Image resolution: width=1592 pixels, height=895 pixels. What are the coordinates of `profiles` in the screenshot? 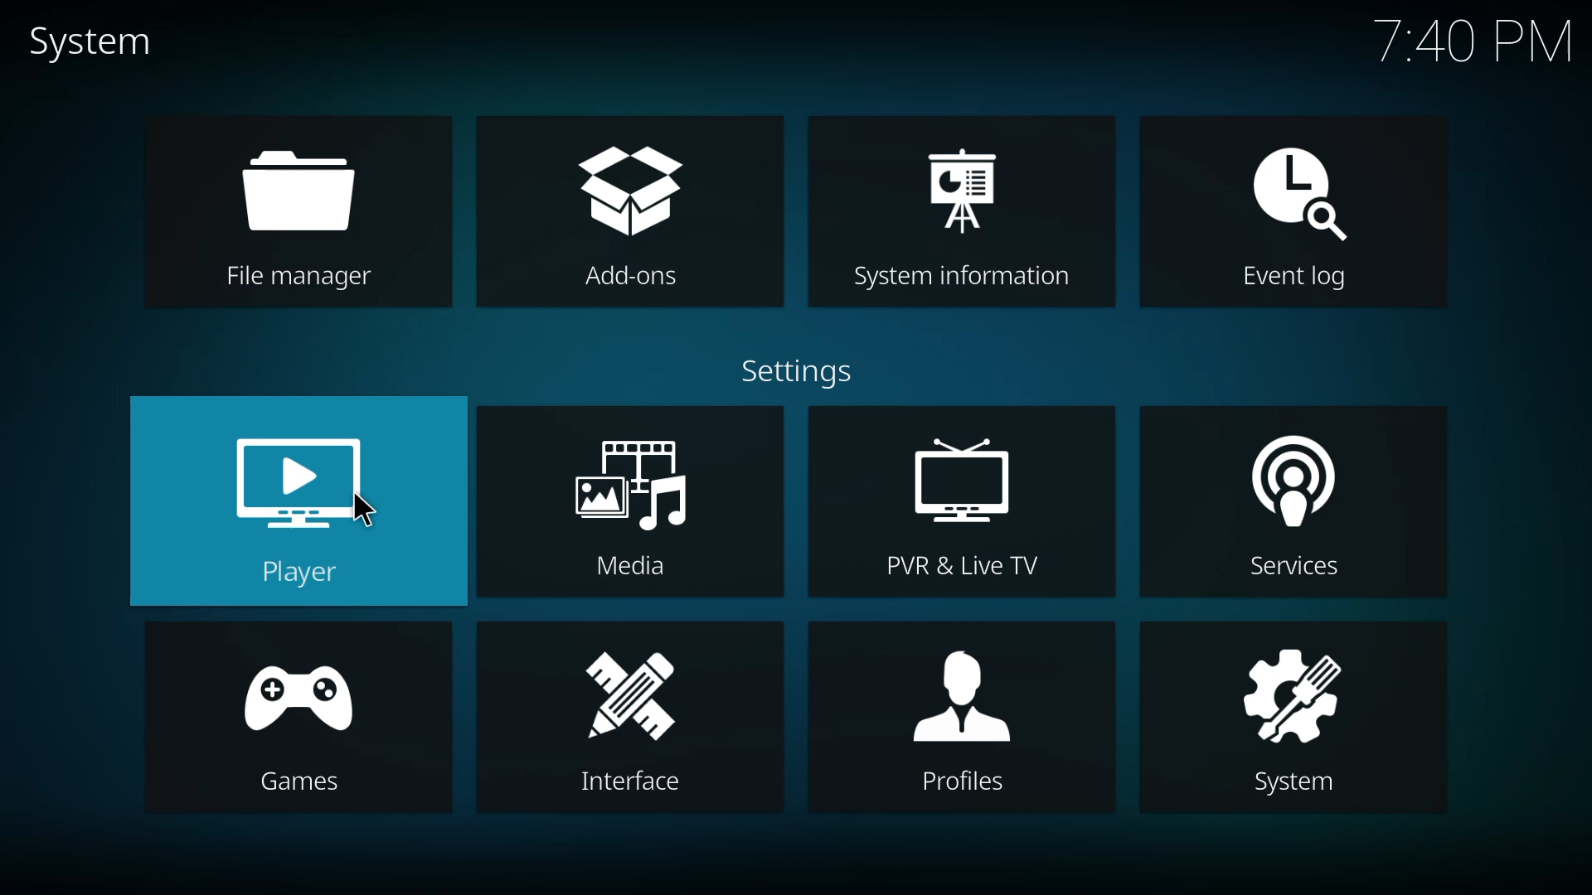 It's located at (971, 715).